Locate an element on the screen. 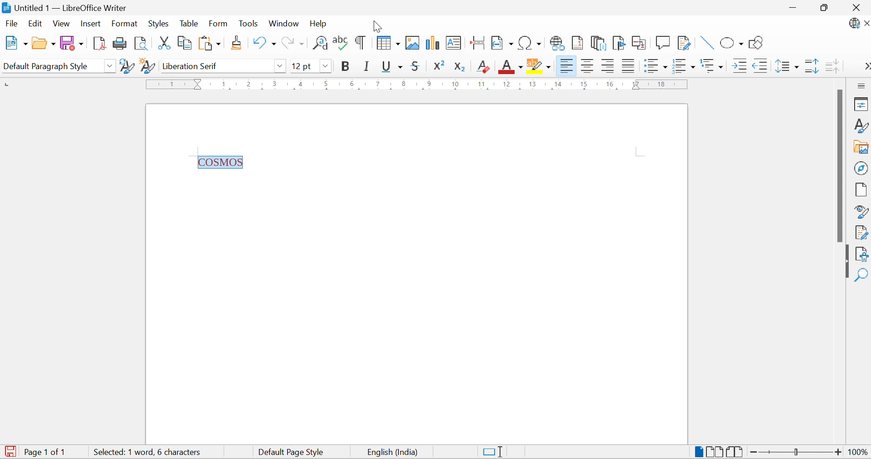 Image resolution: width=871 pixels, height=459 pixels. Default Paragraph Style is located at coordinates (46, 66).